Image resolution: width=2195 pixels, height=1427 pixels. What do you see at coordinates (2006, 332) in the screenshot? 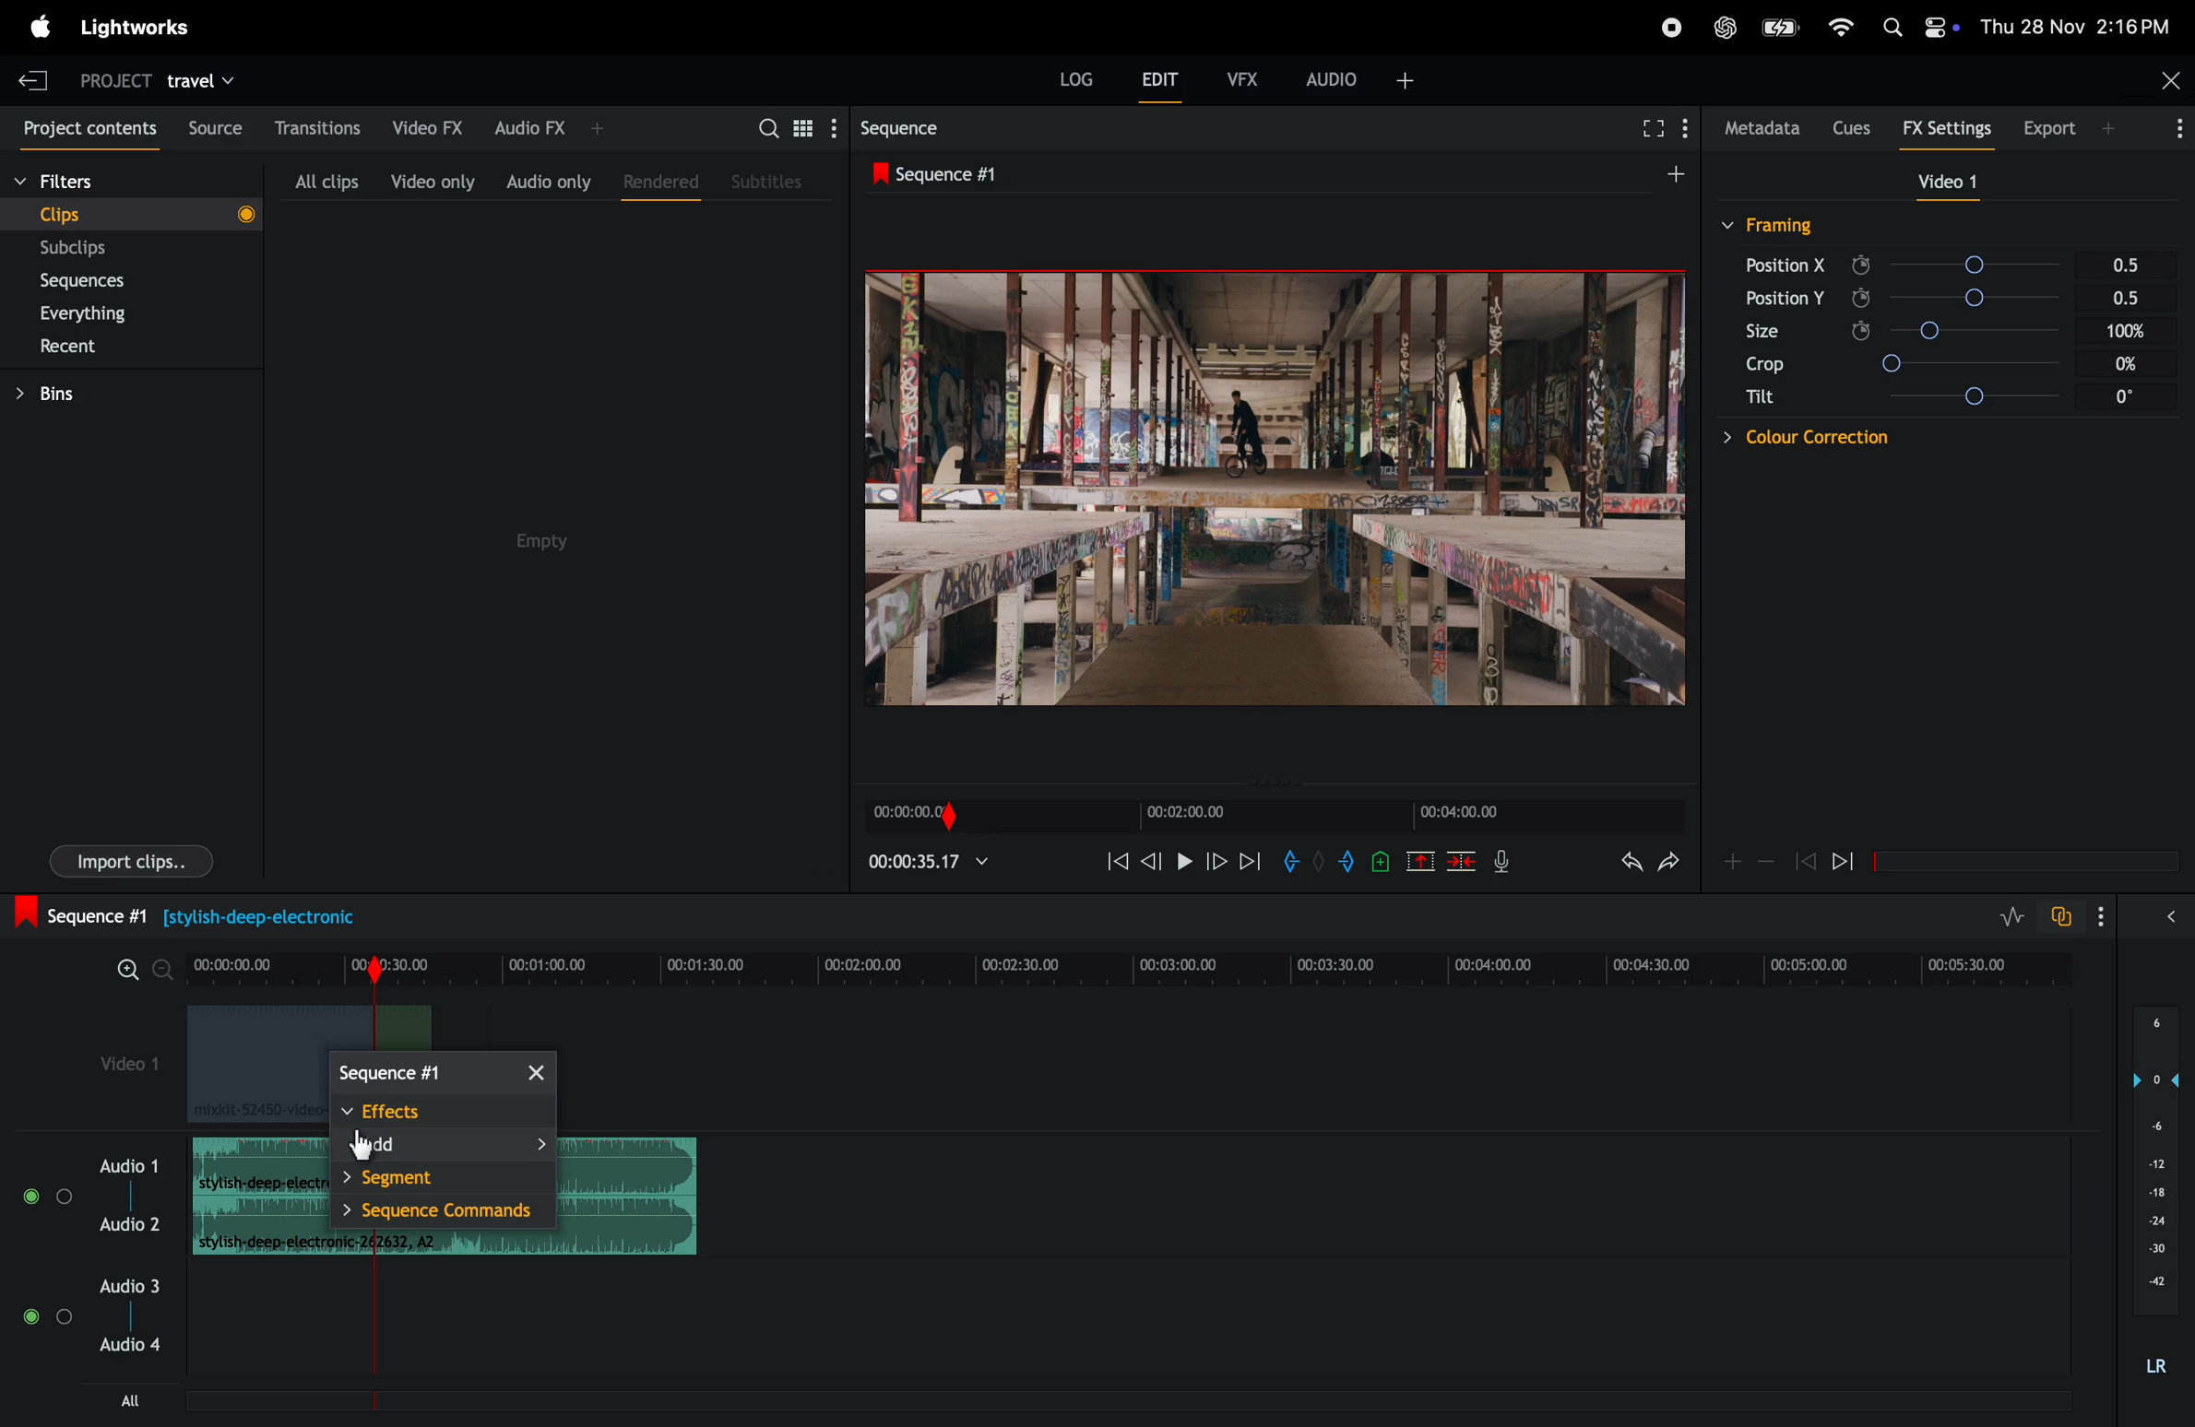
I see `angle` at bounding box center [2006, 332].